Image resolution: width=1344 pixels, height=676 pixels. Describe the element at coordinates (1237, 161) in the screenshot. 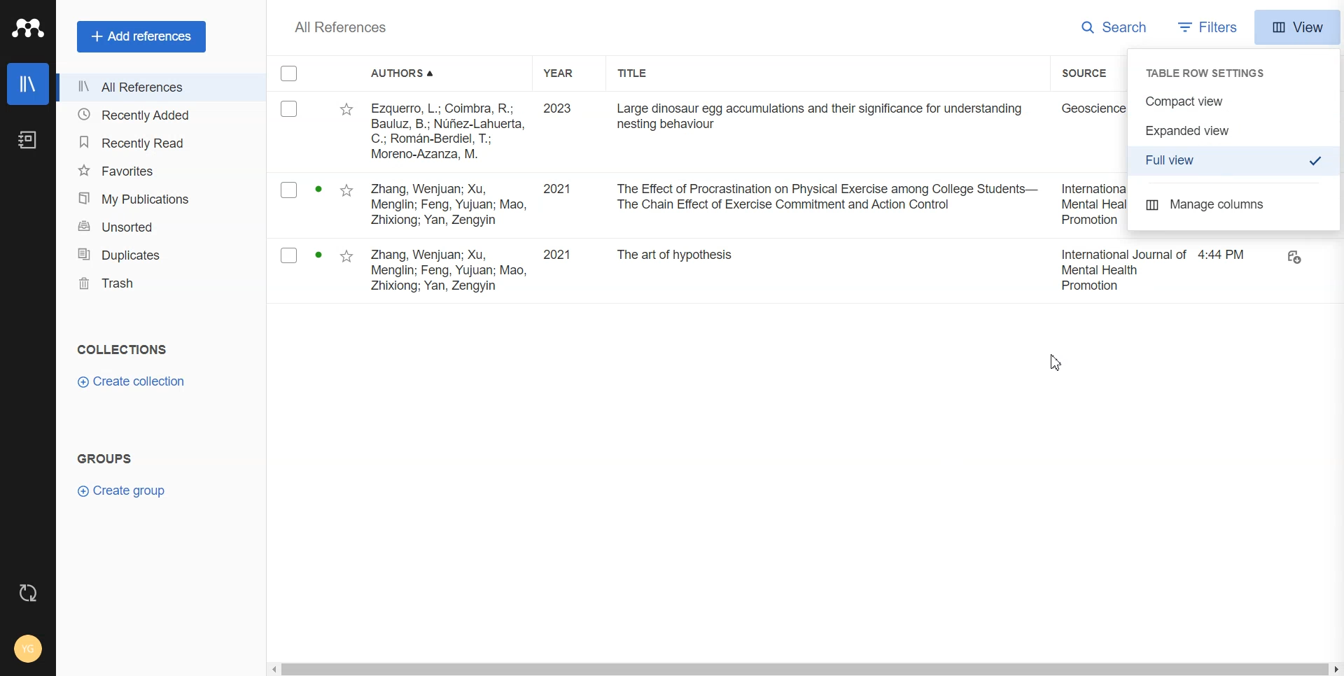

I see `Full view` at that location.